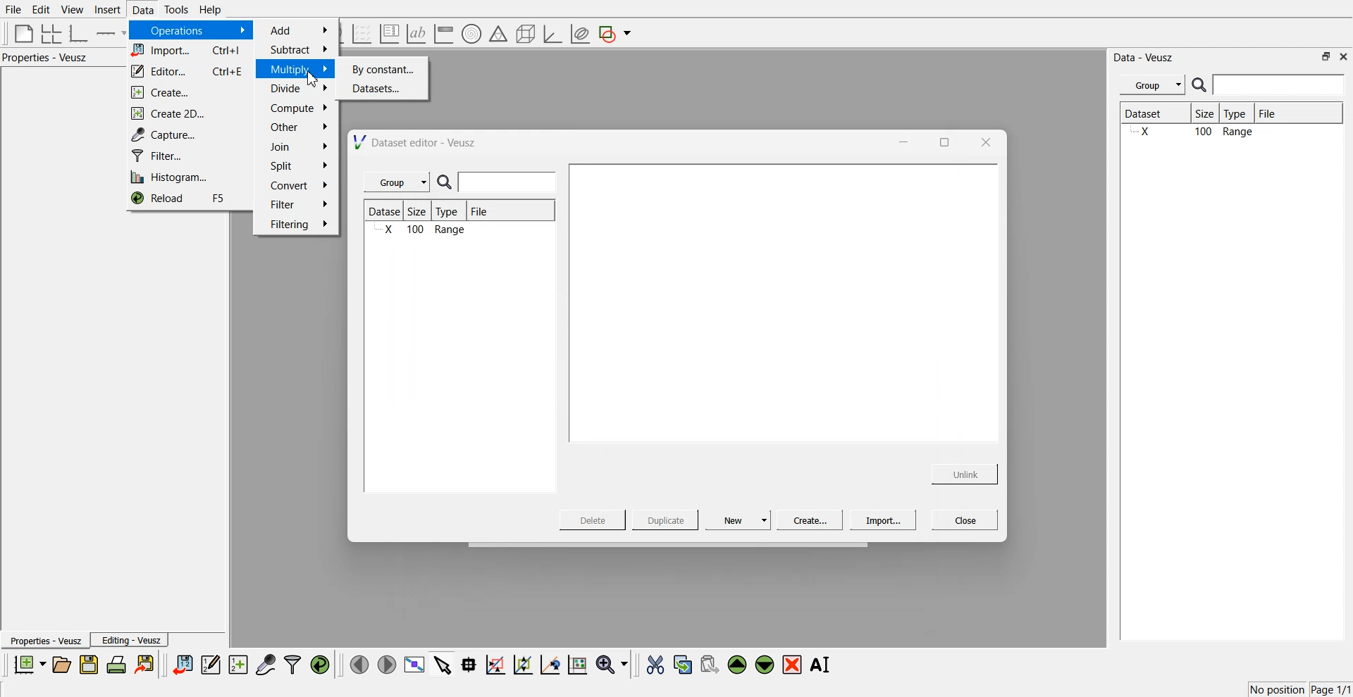  I want to click on arrange graphs, so click(49, 33).